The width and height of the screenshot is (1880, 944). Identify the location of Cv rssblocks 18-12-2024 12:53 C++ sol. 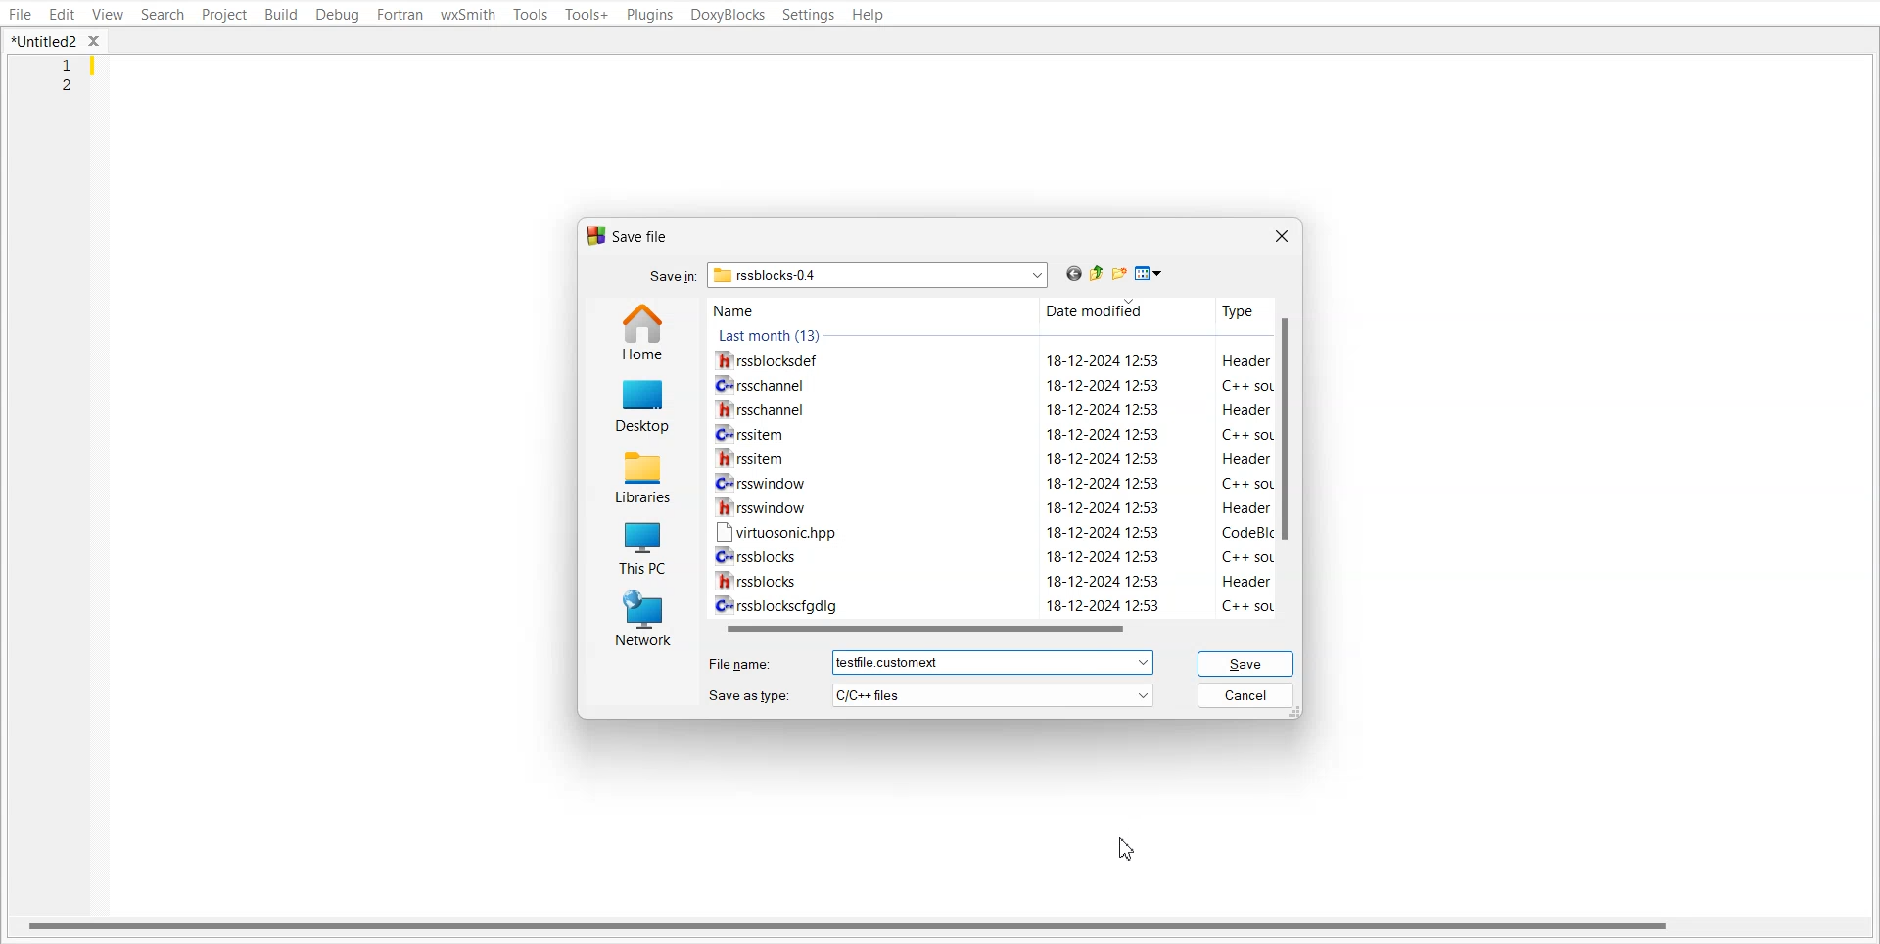
(996, 555).